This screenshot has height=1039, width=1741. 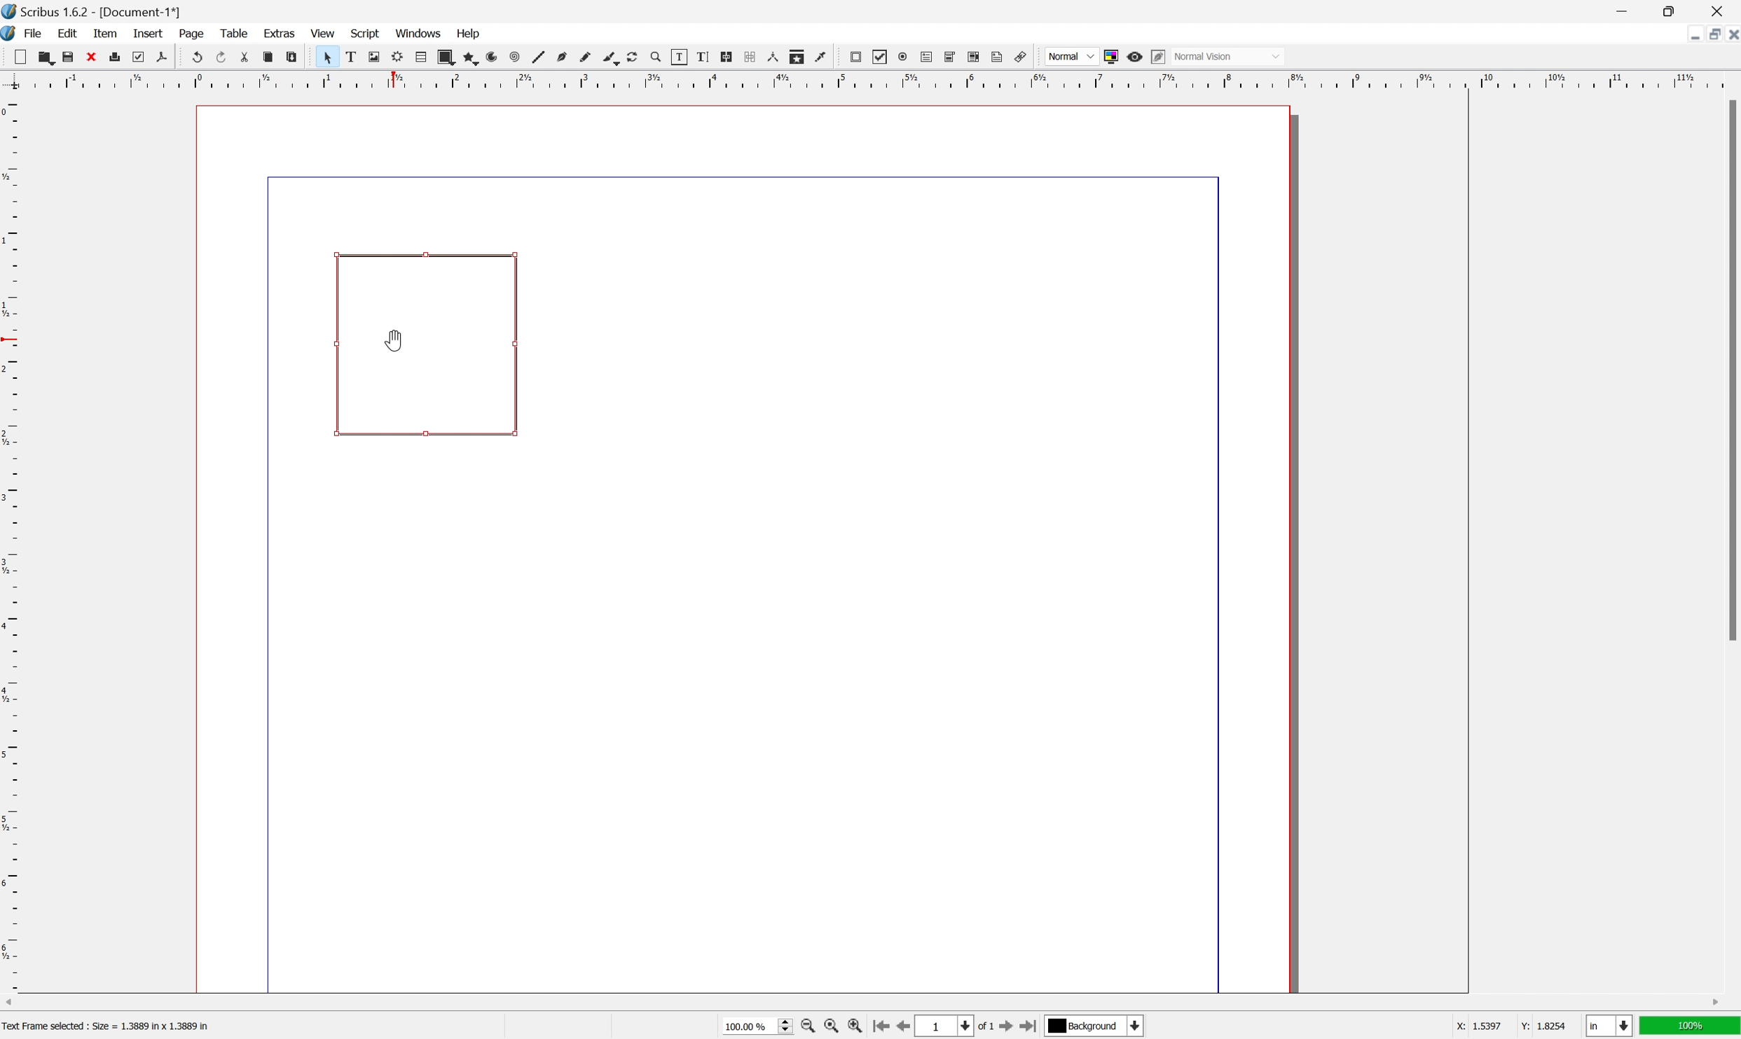 I want to click on preview mode, so click(x=1134, y=56).